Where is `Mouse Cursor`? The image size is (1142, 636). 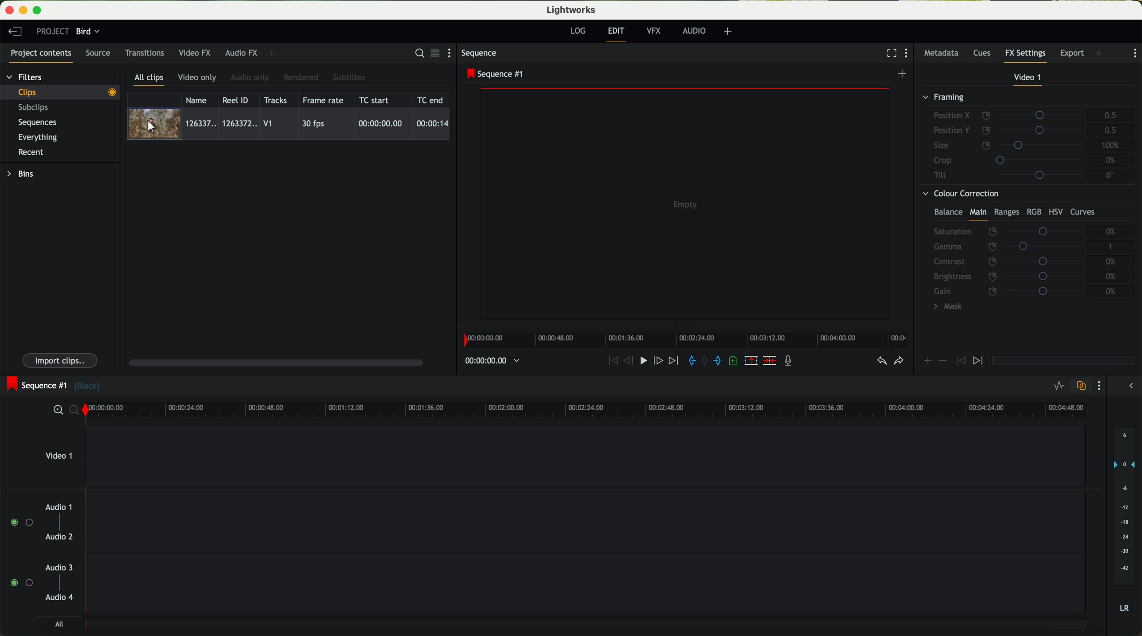 Mouse Cursor is located at coordinates (151, 128).